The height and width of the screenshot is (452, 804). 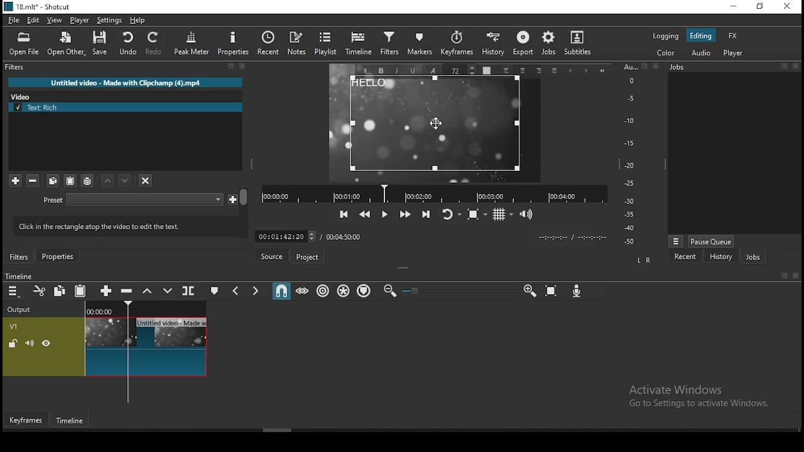 I want to click on export, so click(x=522, y=45).